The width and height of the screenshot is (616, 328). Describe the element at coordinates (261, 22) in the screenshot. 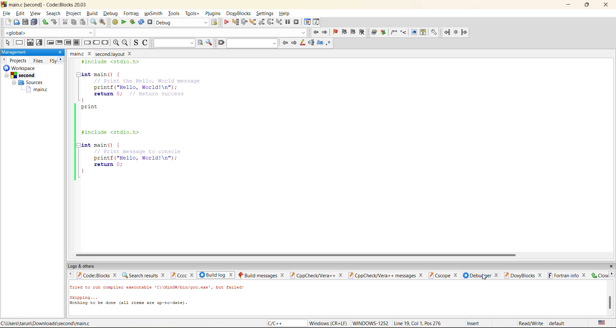

I see `step out` at that location.